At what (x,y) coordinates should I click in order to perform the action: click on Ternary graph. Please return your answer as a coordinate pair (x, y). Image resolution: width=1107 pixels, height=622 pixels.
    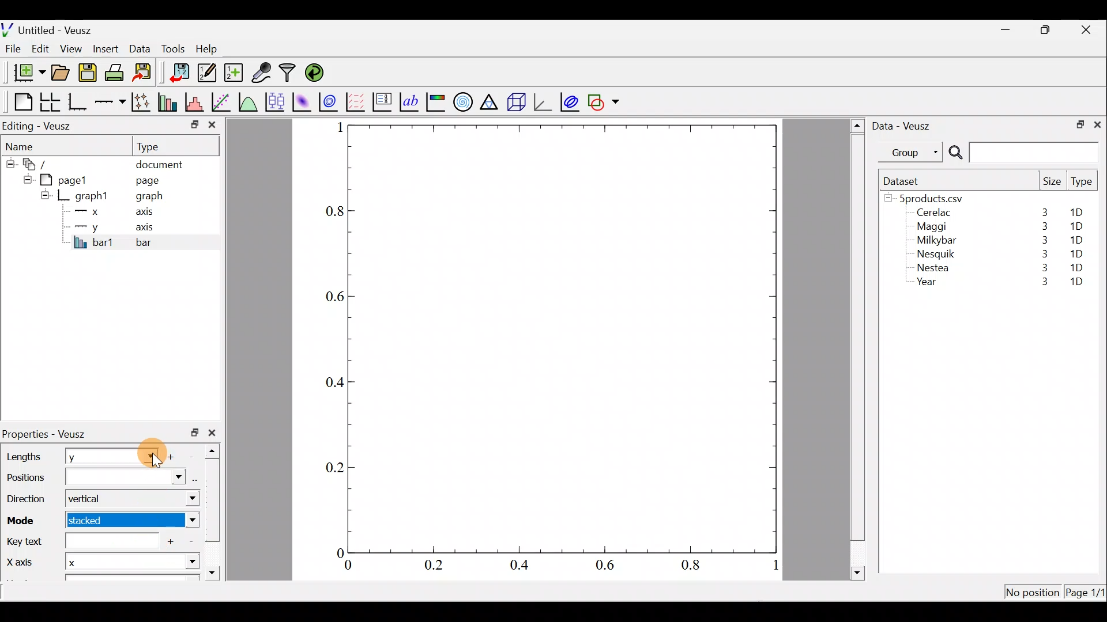
    Looking at the image, I should click on (490, 100).